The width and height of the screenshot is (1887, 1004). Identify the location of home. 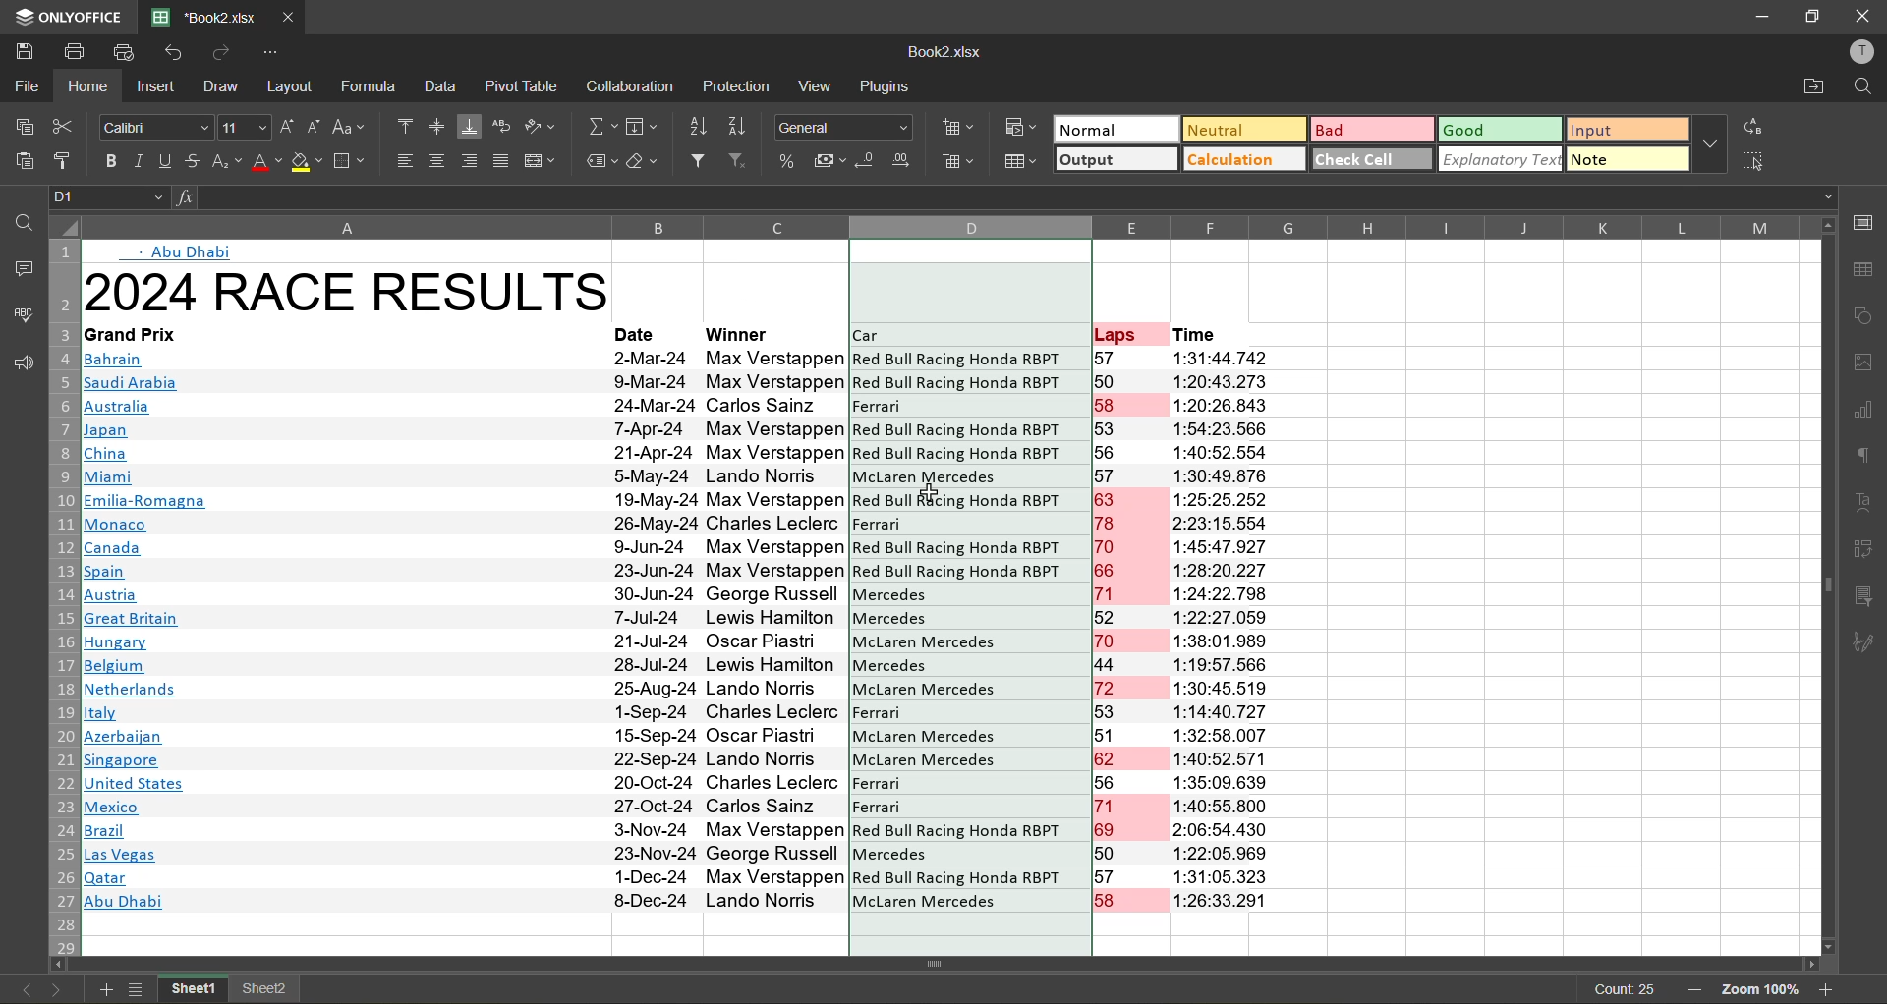
(90, 86).